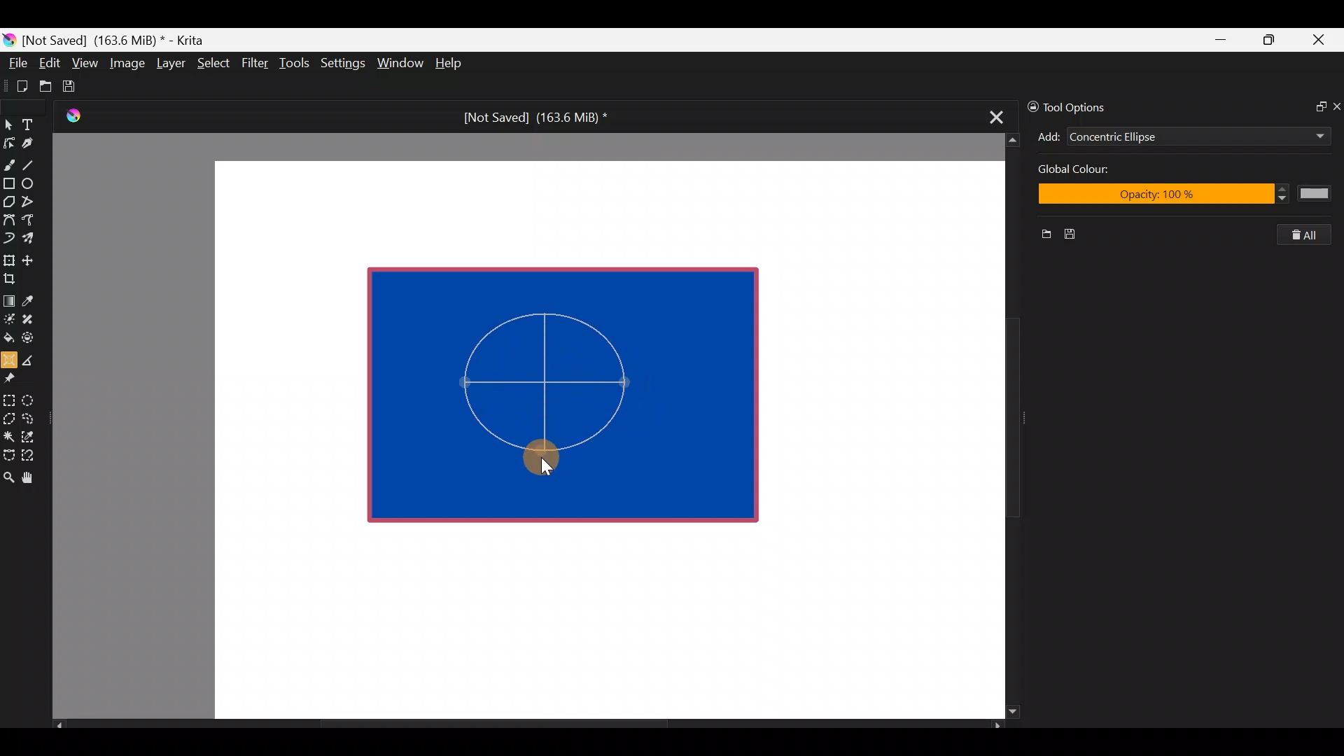 The height and width of the screenshot is (756, 1344). I want to click on Float docker, so click(1315, 105).